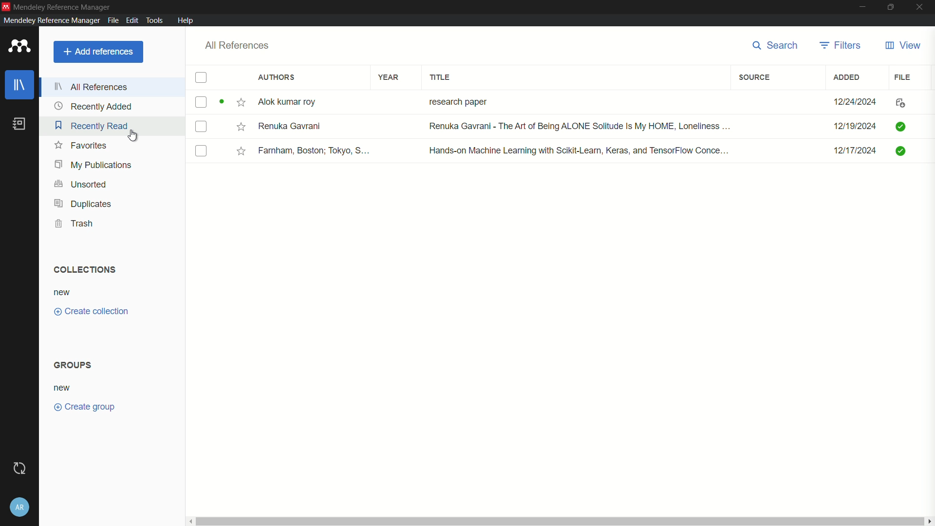  I want to click on app icon, so click(6, 6).